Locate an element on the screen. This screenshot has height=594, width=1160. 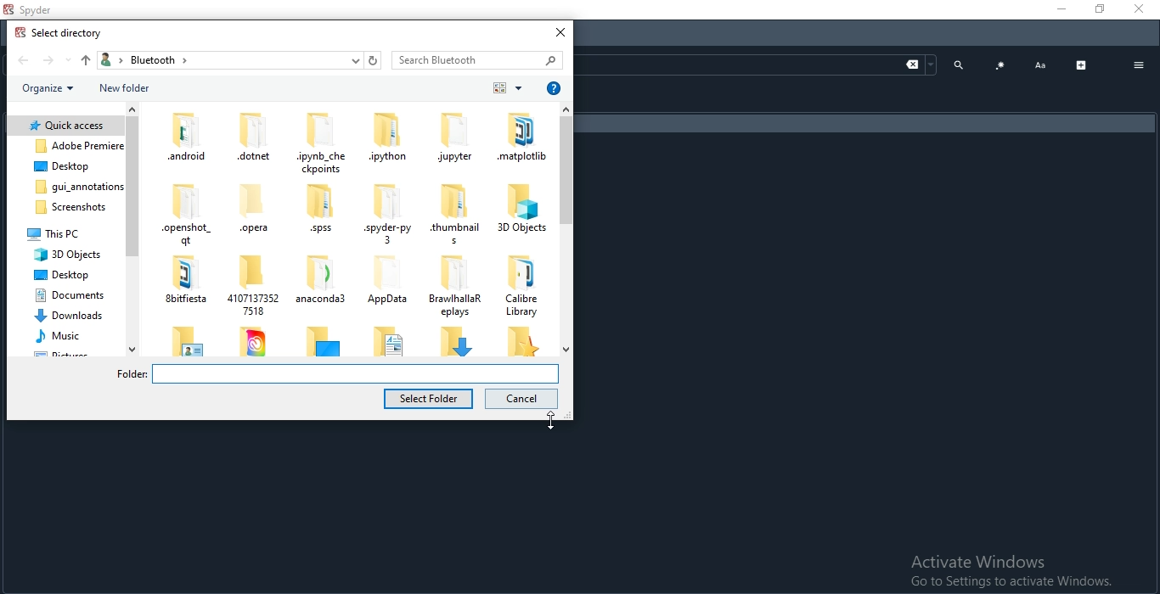
spyder is located at coordinates (388, 214).